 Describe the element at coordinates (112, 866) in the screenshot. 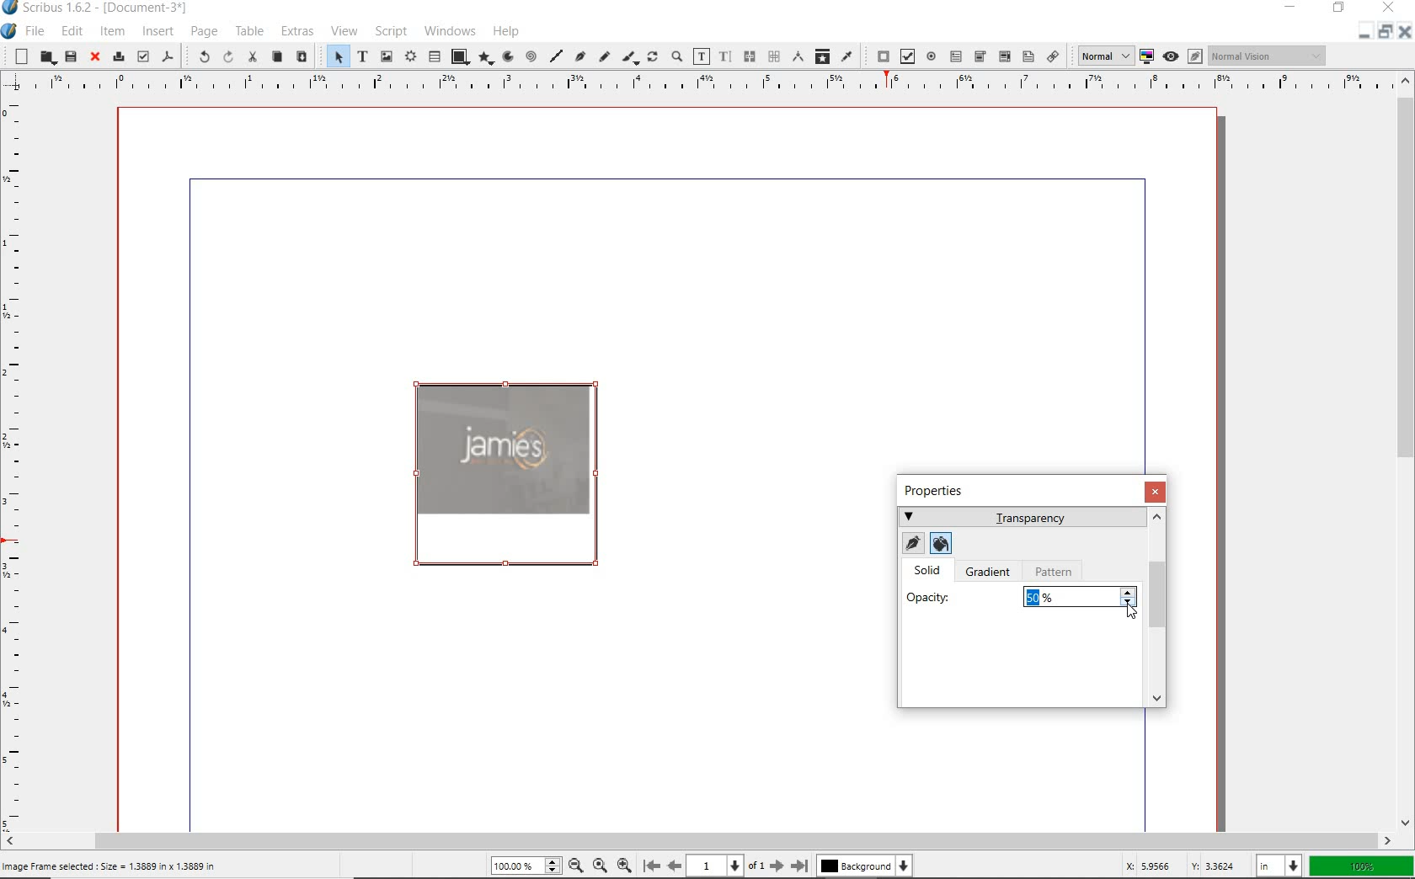

I see `INSERT AN IMAGE FRAME` at that location.